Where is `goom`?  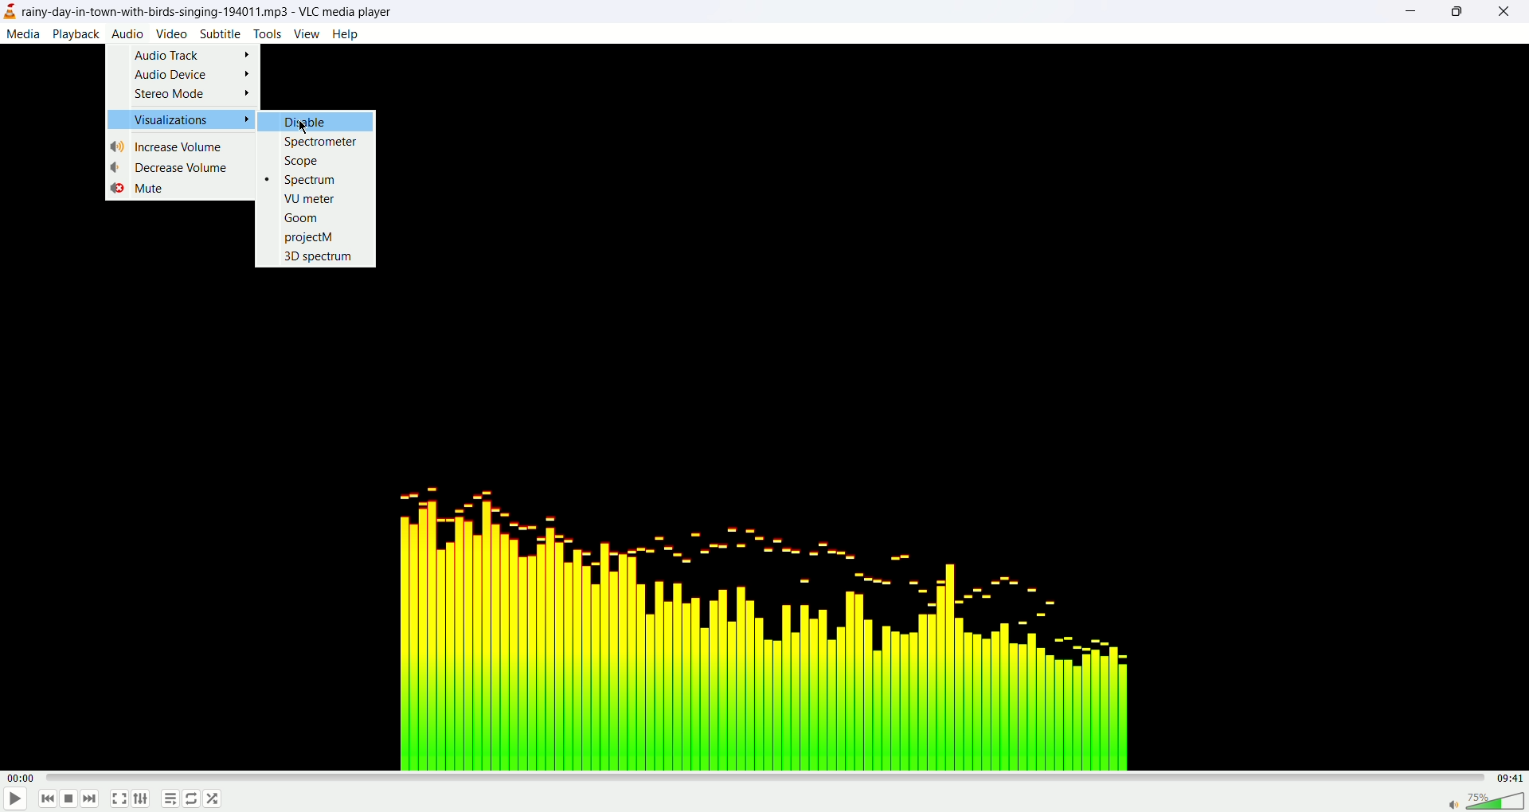
goom is located at coordinates (301, 217).